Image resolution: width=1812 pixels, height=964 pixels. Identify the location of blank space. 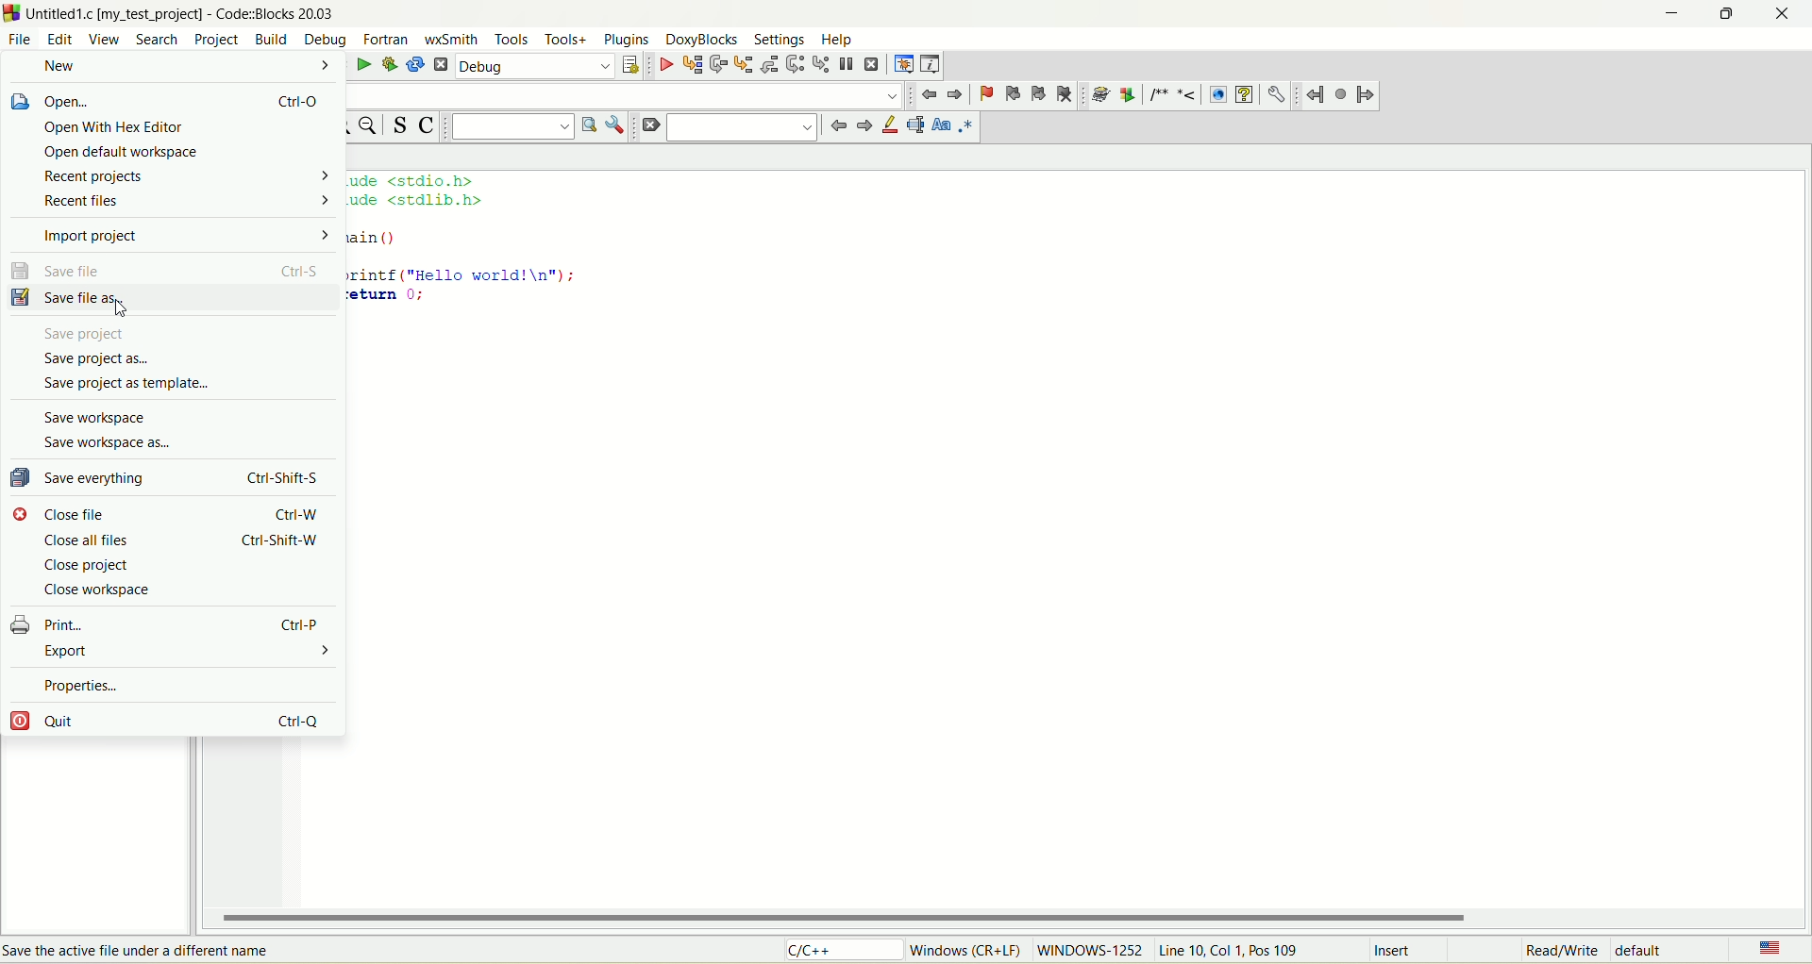
(629, 95).